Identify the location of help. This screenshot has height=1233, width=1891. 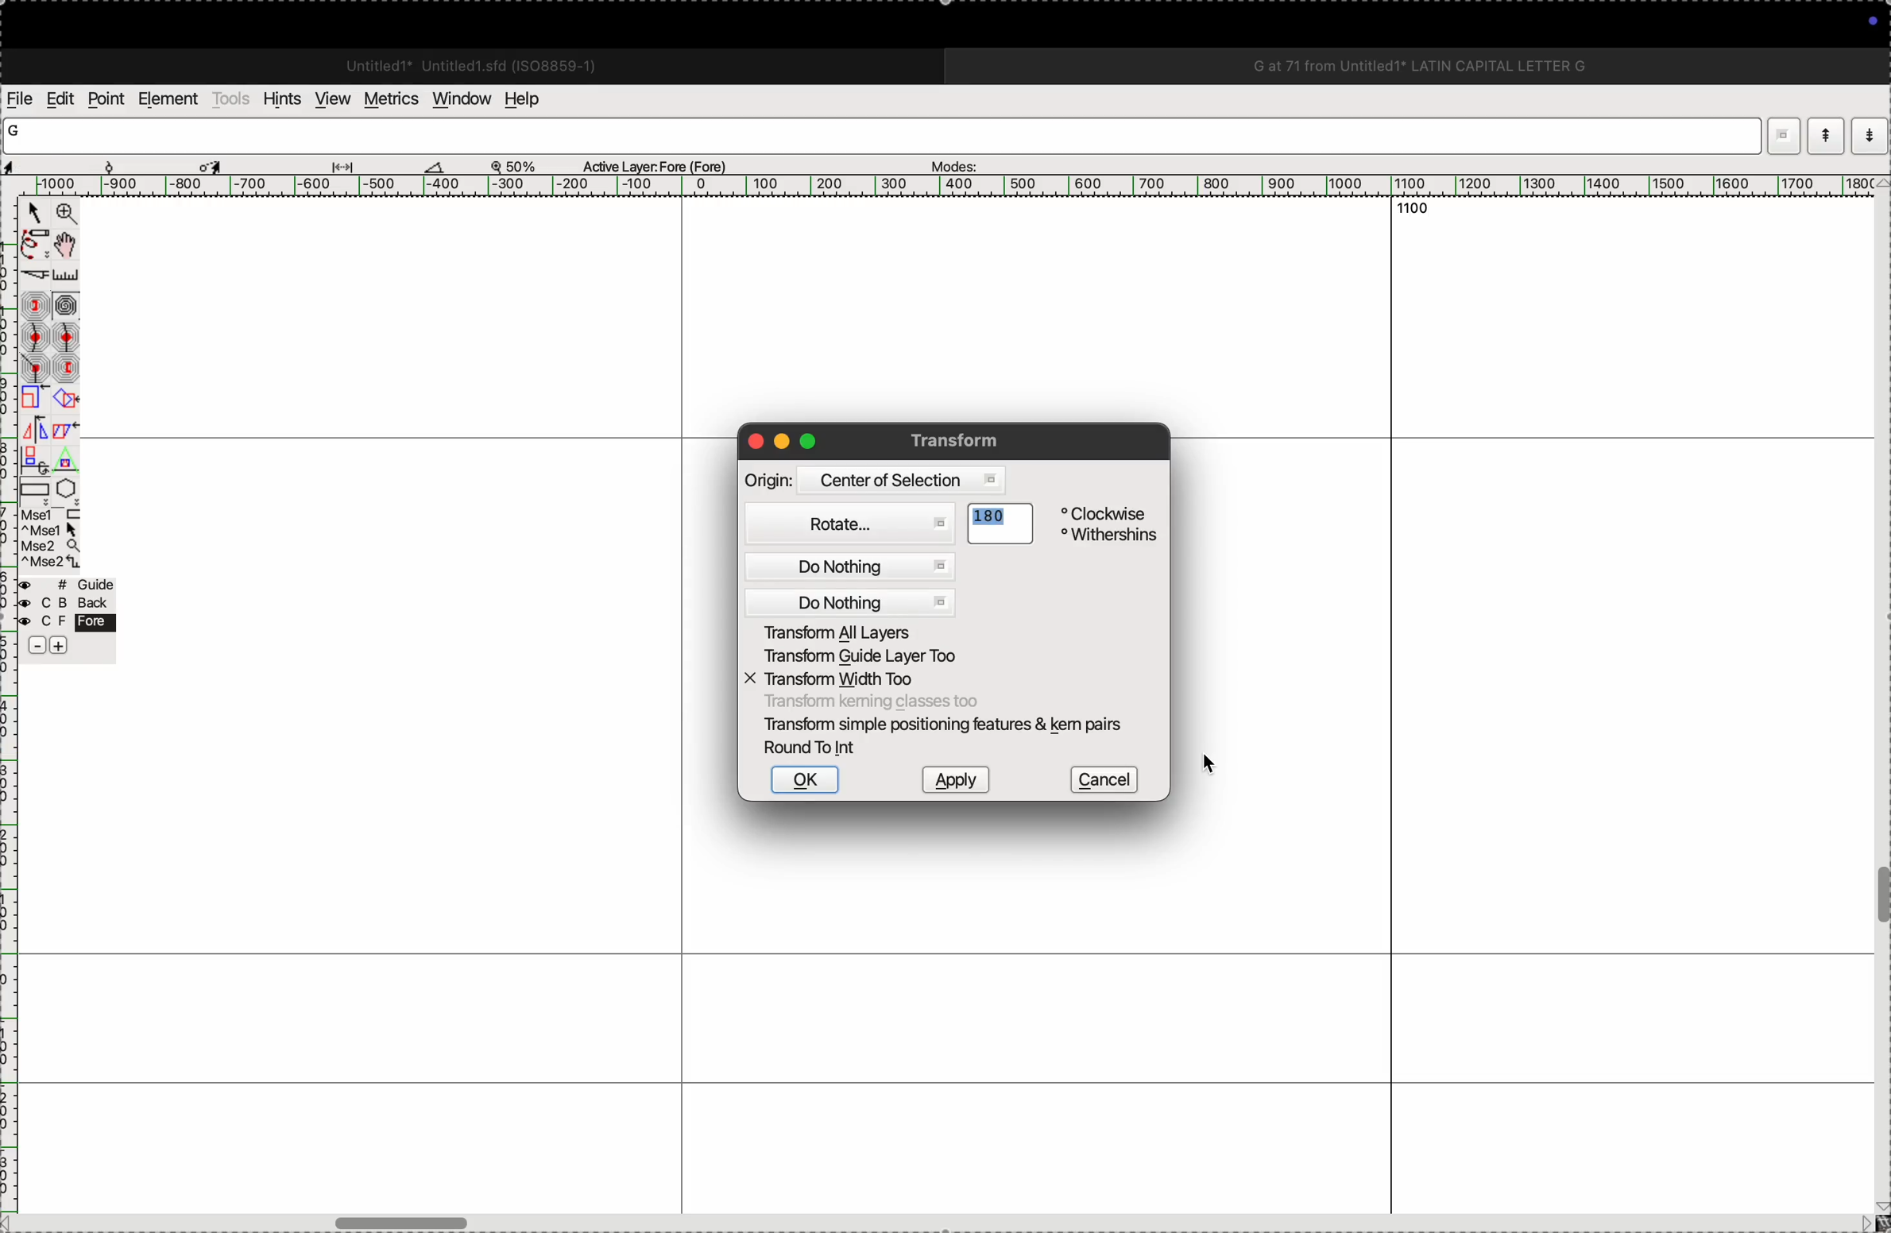
(531, 99).